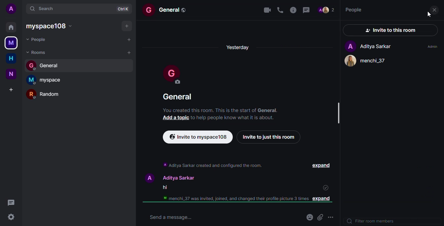 This screenshot has width=444, height=226. What do you see at coordinates (37, 40) in the screenshot?
I see `people` at bounding box center [37, 40].